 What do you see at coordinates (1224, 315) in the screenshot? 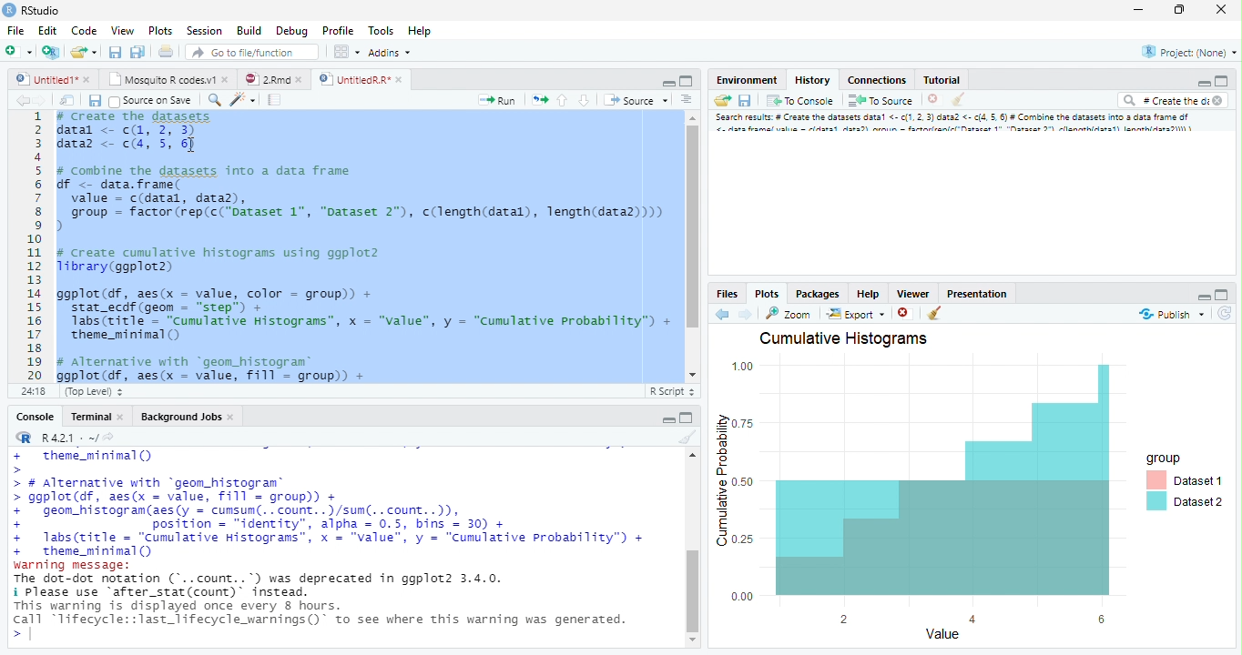
I see `Revert` at bounding box center [1224, 315].